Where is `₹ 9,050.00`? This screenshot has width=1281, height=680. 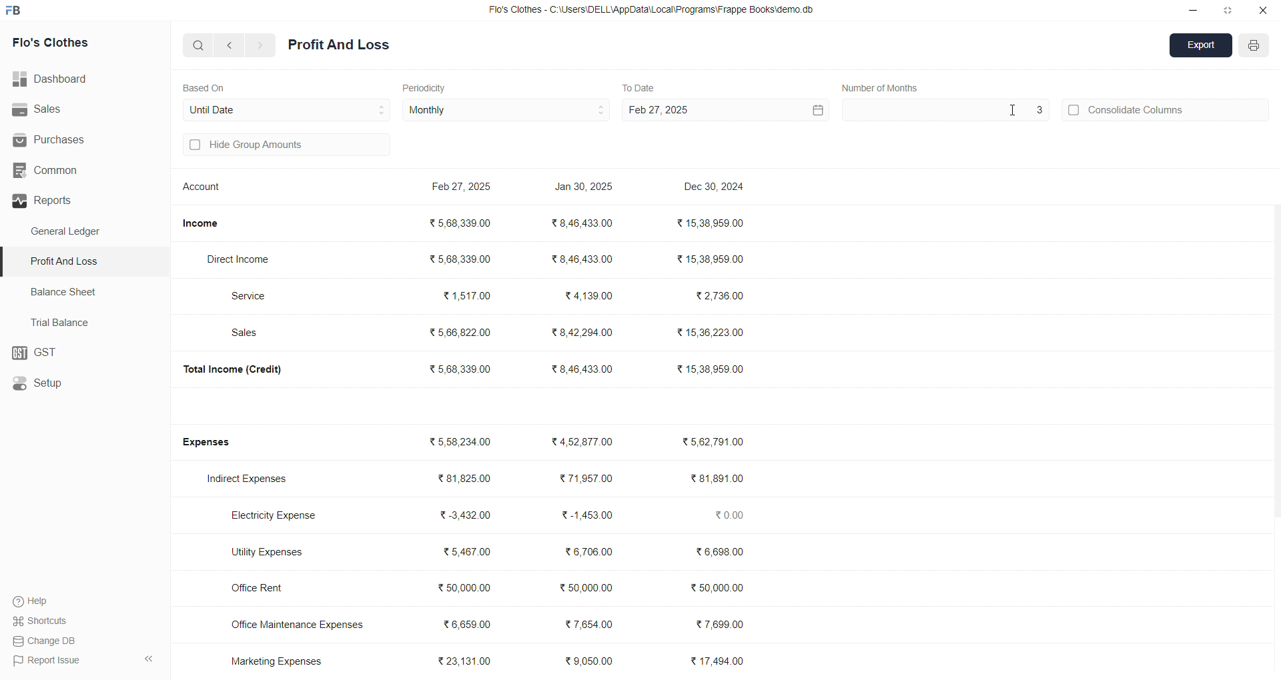
₹ 9,050.00 is located at coordinates (593, 663).